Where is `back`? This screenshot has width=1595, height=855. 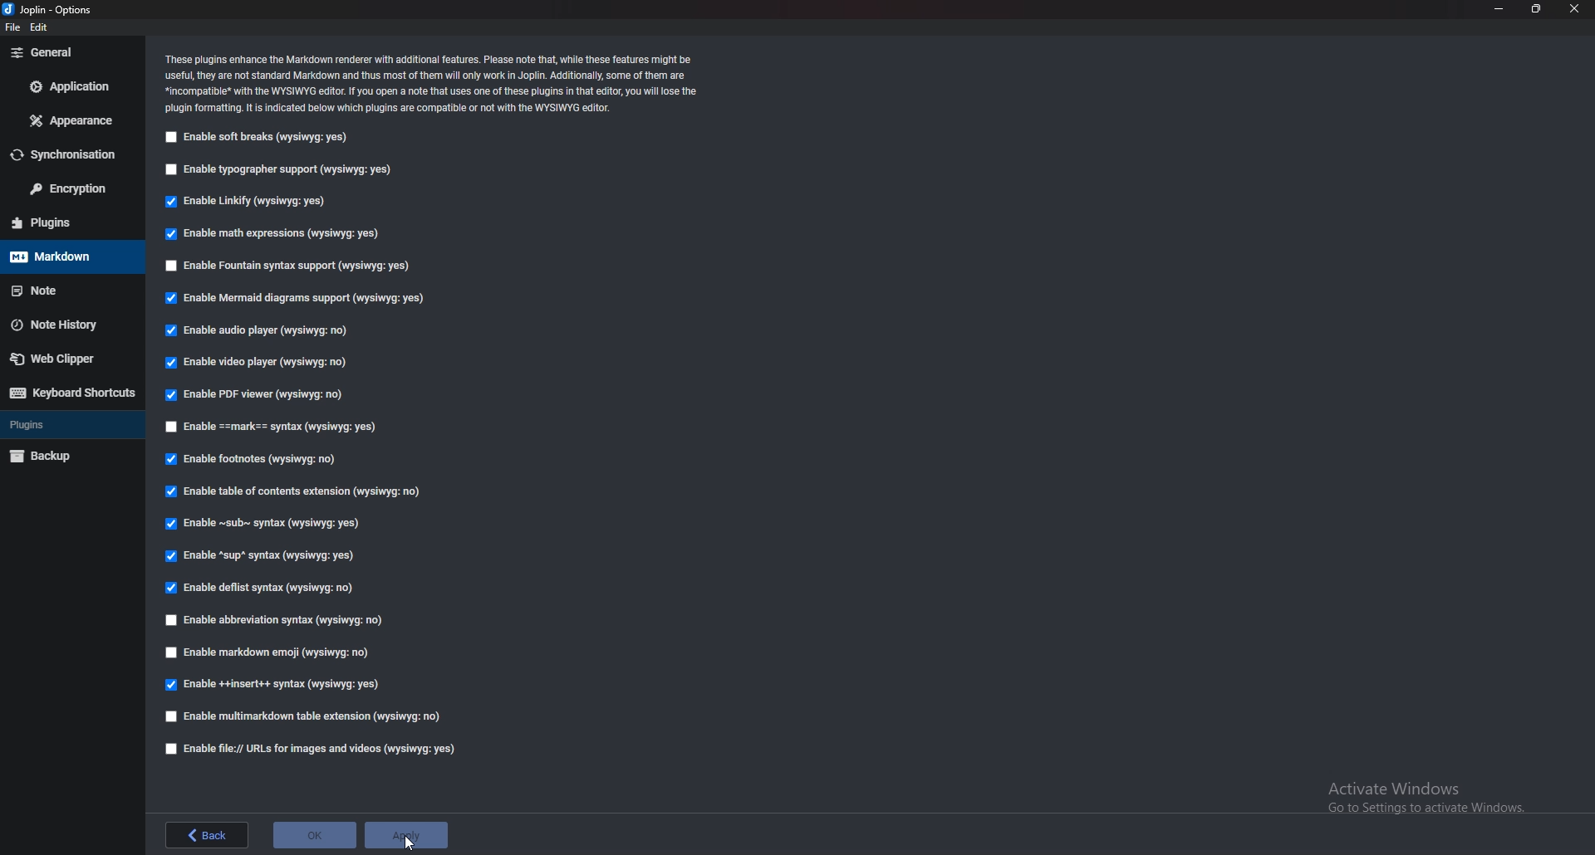
back is located at coordinates (207, 833).